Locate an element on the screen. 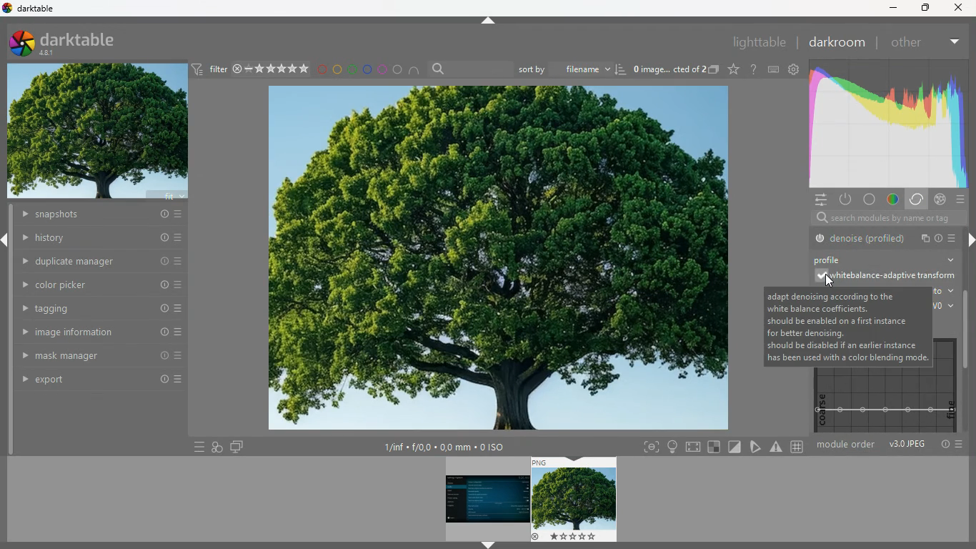 Image resolution: width=976 pixels, height=549 pixels. color is located at coordinates (871, 199).